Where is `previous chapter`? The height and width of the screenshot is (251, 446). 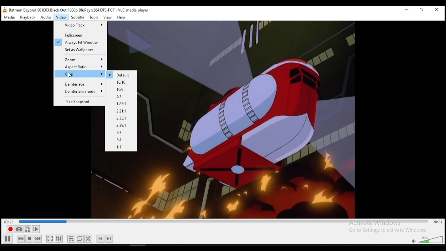
previous chapter is located at coordinates (100, 238).